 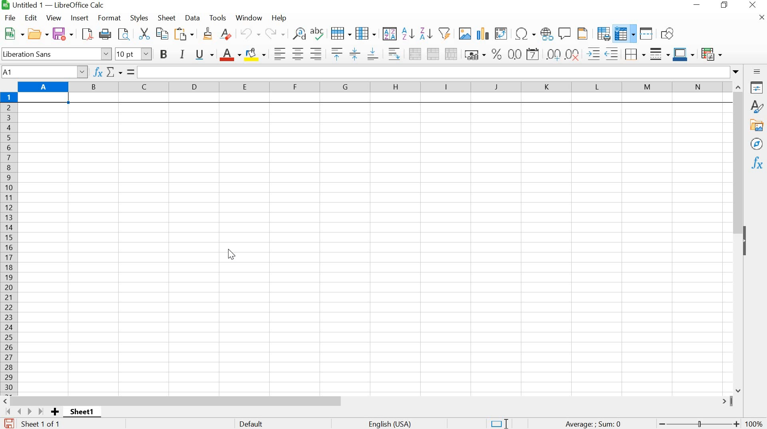 I want to click on IMAGE, so click(x=465, y=33).